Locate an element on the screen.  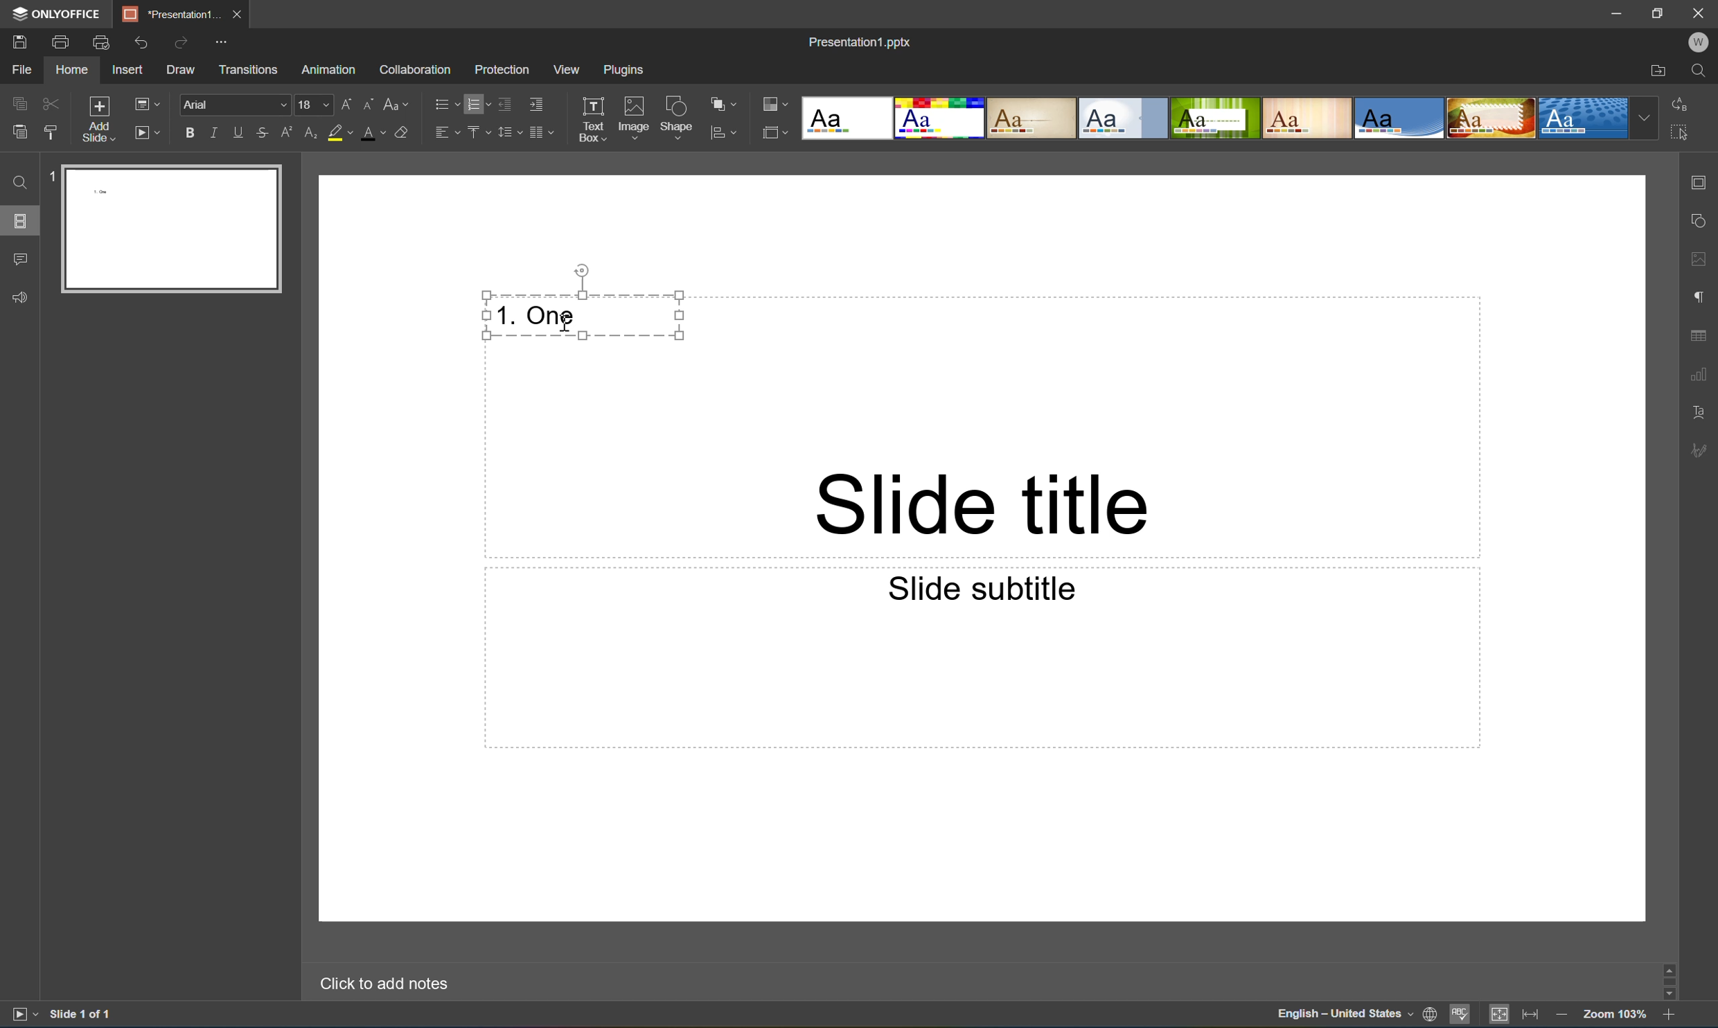
View is located at coordinates (568, 69).